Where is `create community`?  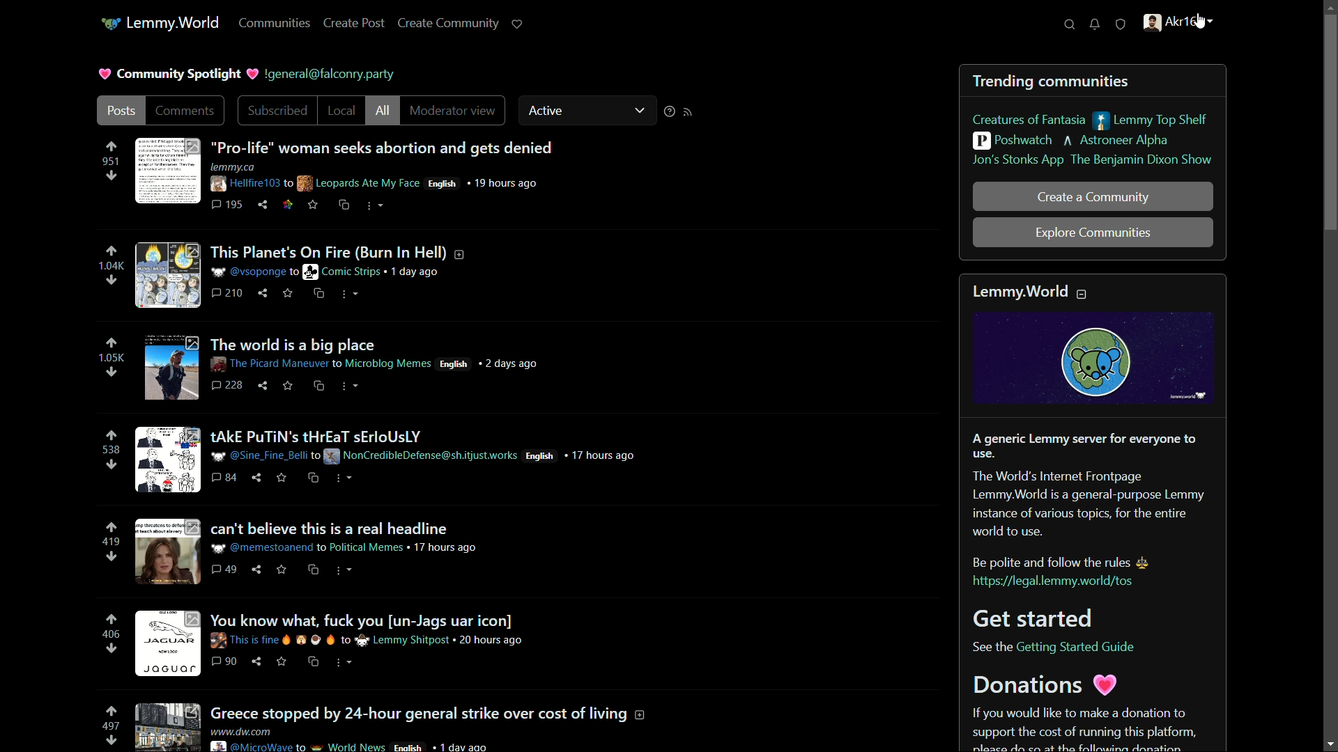 create community is located at coordinates (449, 23).